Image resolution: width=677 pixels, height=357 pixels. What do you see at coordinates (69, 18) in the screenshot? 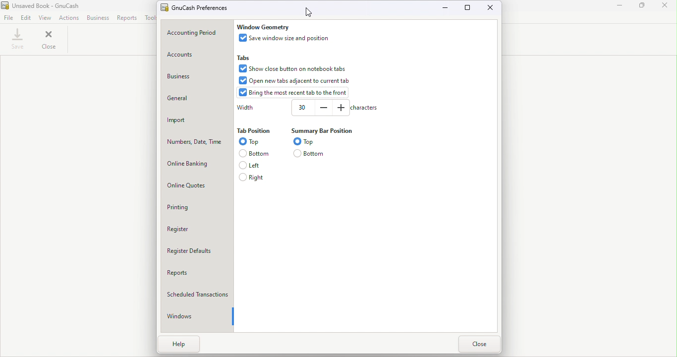
I see `Actions` at bounding box center [69, 18].